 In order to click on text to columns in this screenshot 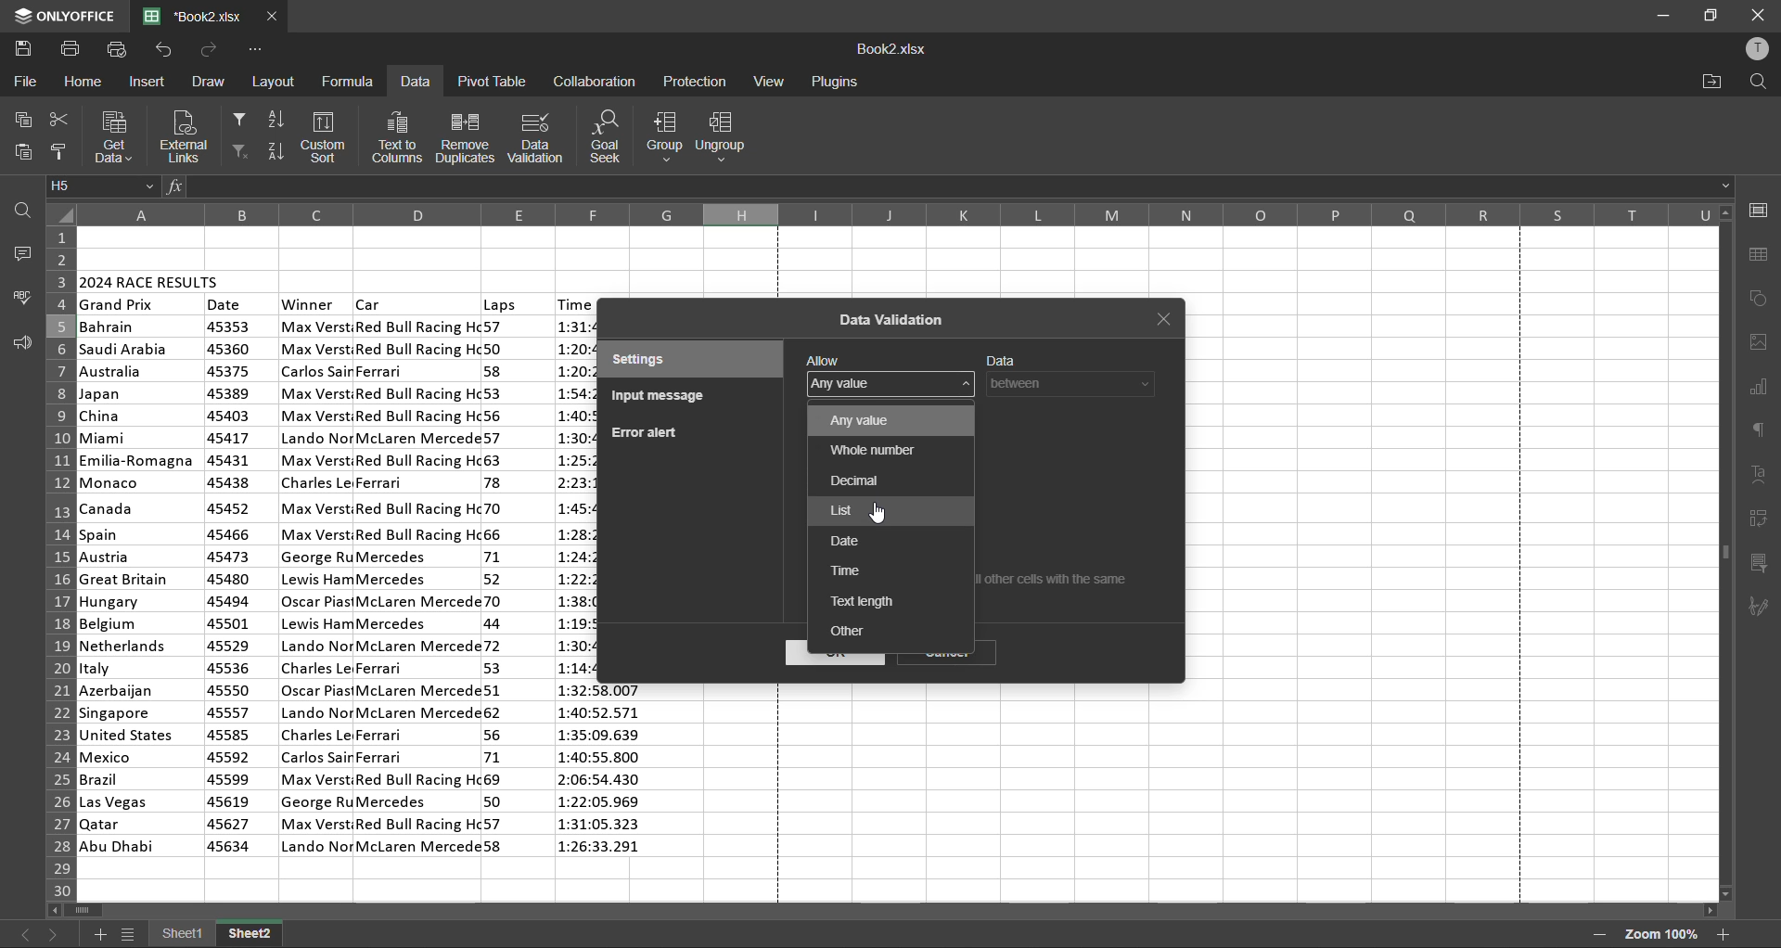, I will do `click(399, 137)`.